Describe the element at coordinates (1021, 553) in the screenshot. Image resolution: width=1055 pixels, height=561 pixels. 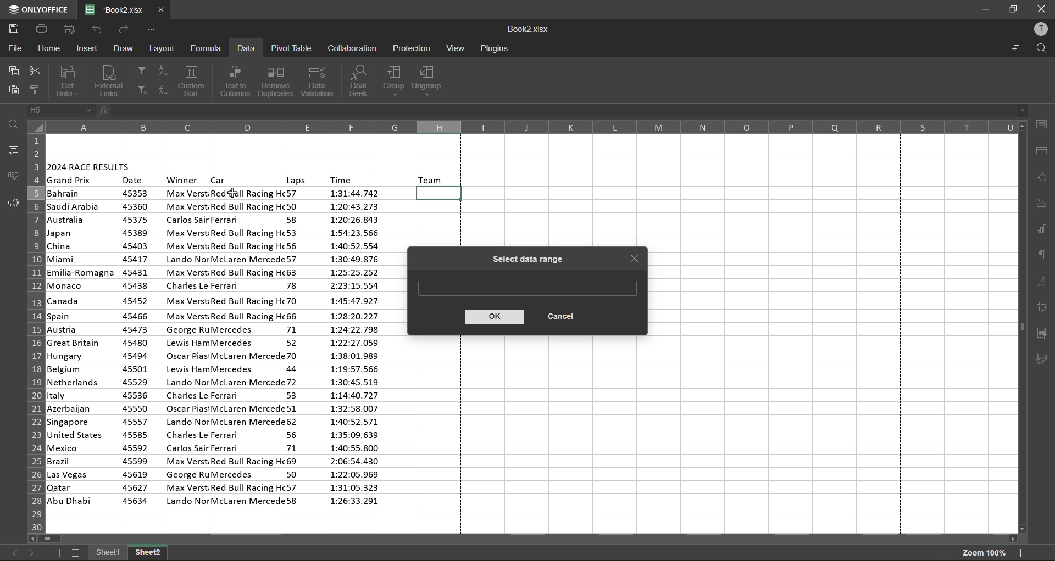
I see `zoom in` at that location.